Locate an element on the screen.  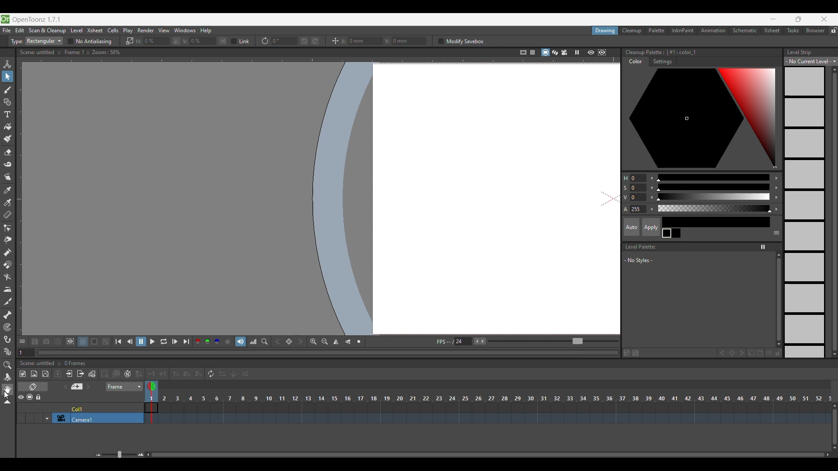
Freeze is located at coordinates (577, 52).